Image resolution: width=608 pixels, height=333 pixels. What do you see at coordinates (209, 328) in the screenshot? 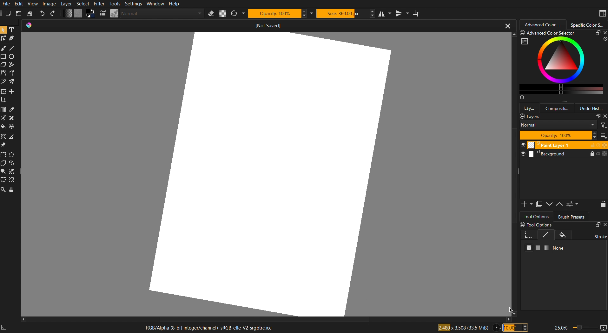
I see `RGB Alpha Channel` at bounding box center [209, 328].